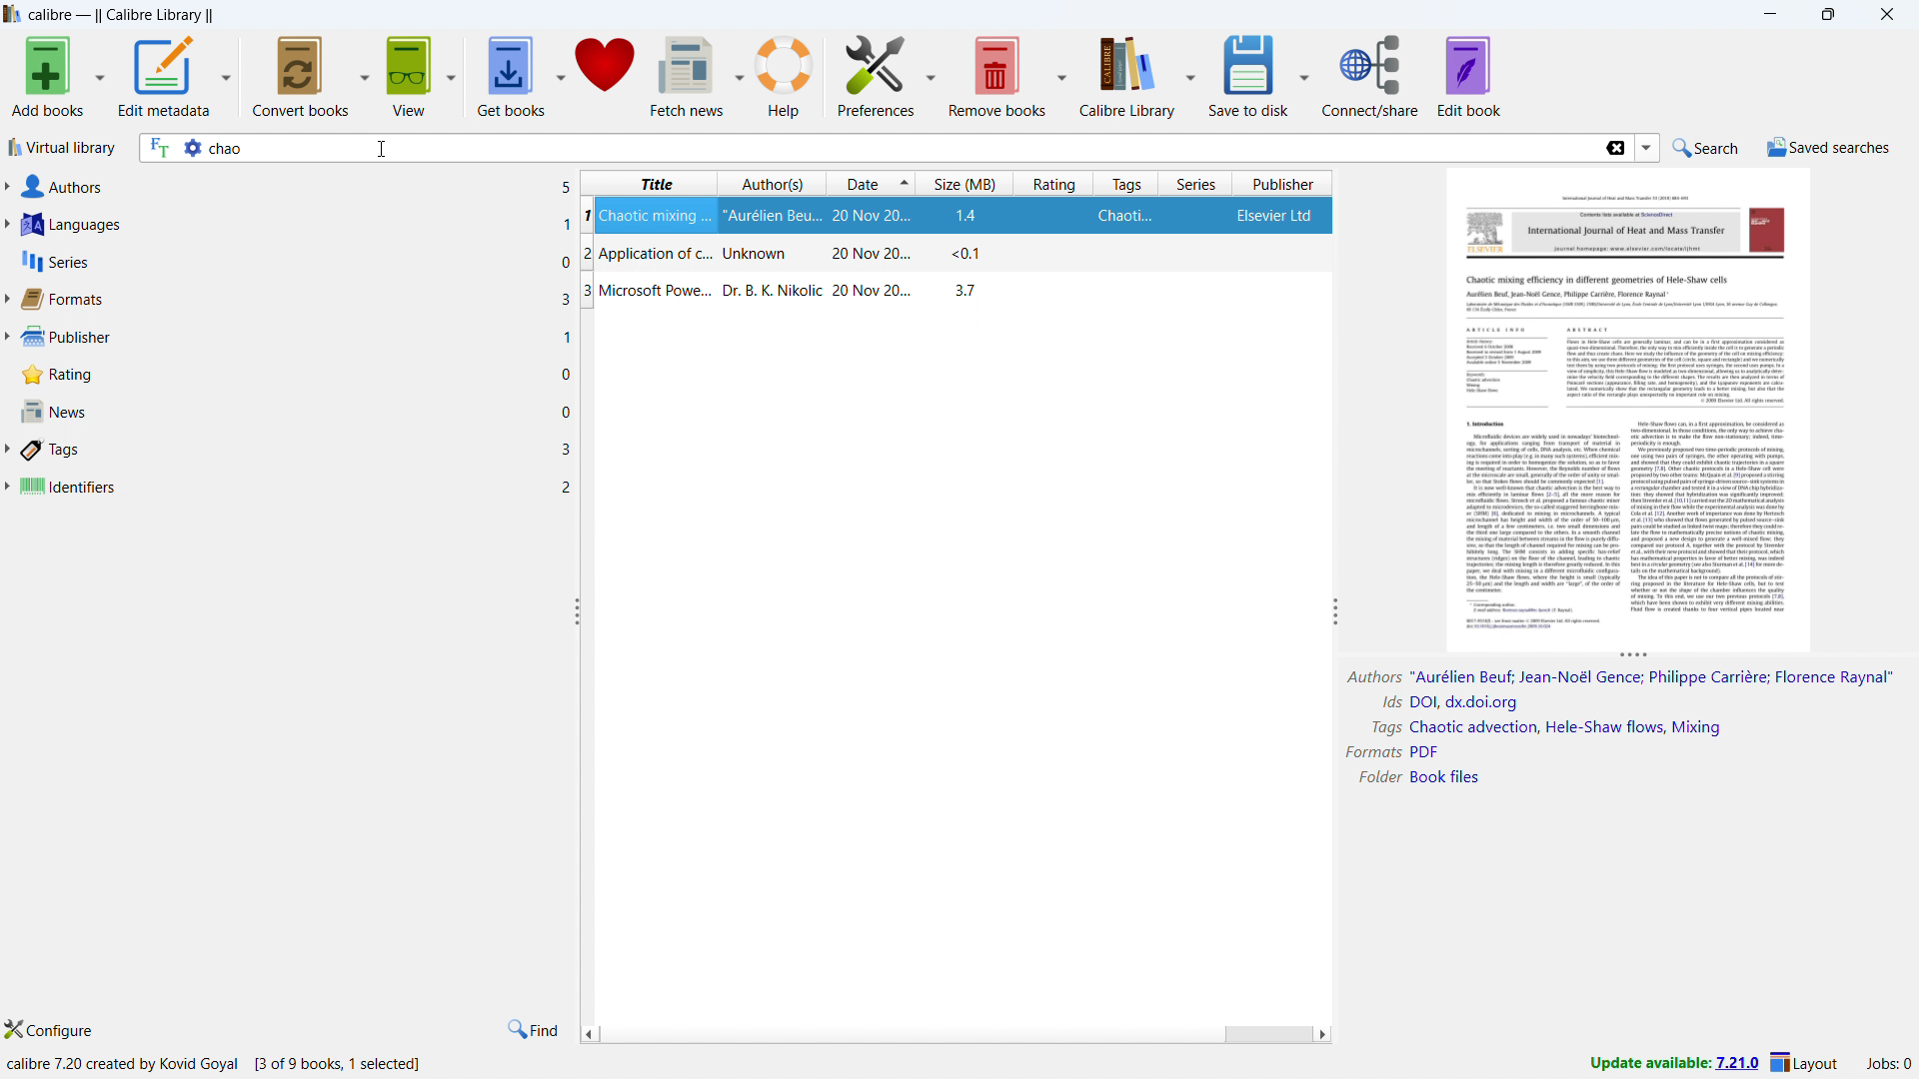  Describe the element at coordinates (6, 226) in the screenshot. I see `expand languages` at that location.